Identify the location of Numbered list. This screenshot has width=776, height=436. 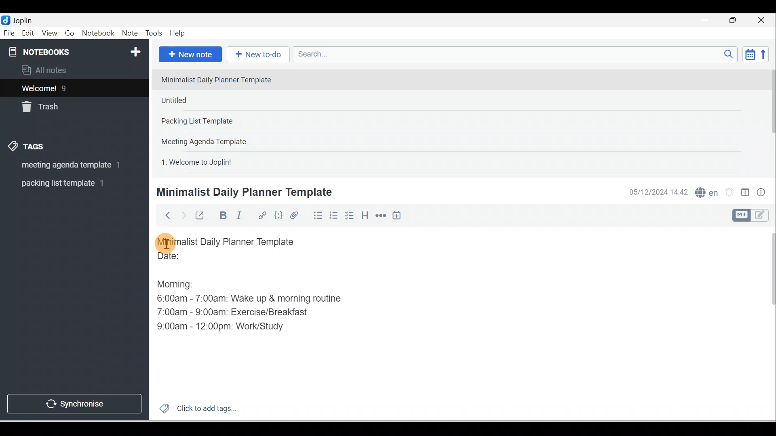
(334, 215).